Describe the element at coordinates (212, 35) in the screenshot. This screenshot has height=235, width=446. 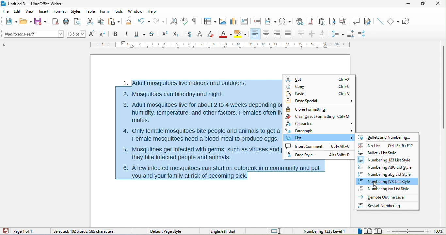
I see `clear direct formatting` at that location.